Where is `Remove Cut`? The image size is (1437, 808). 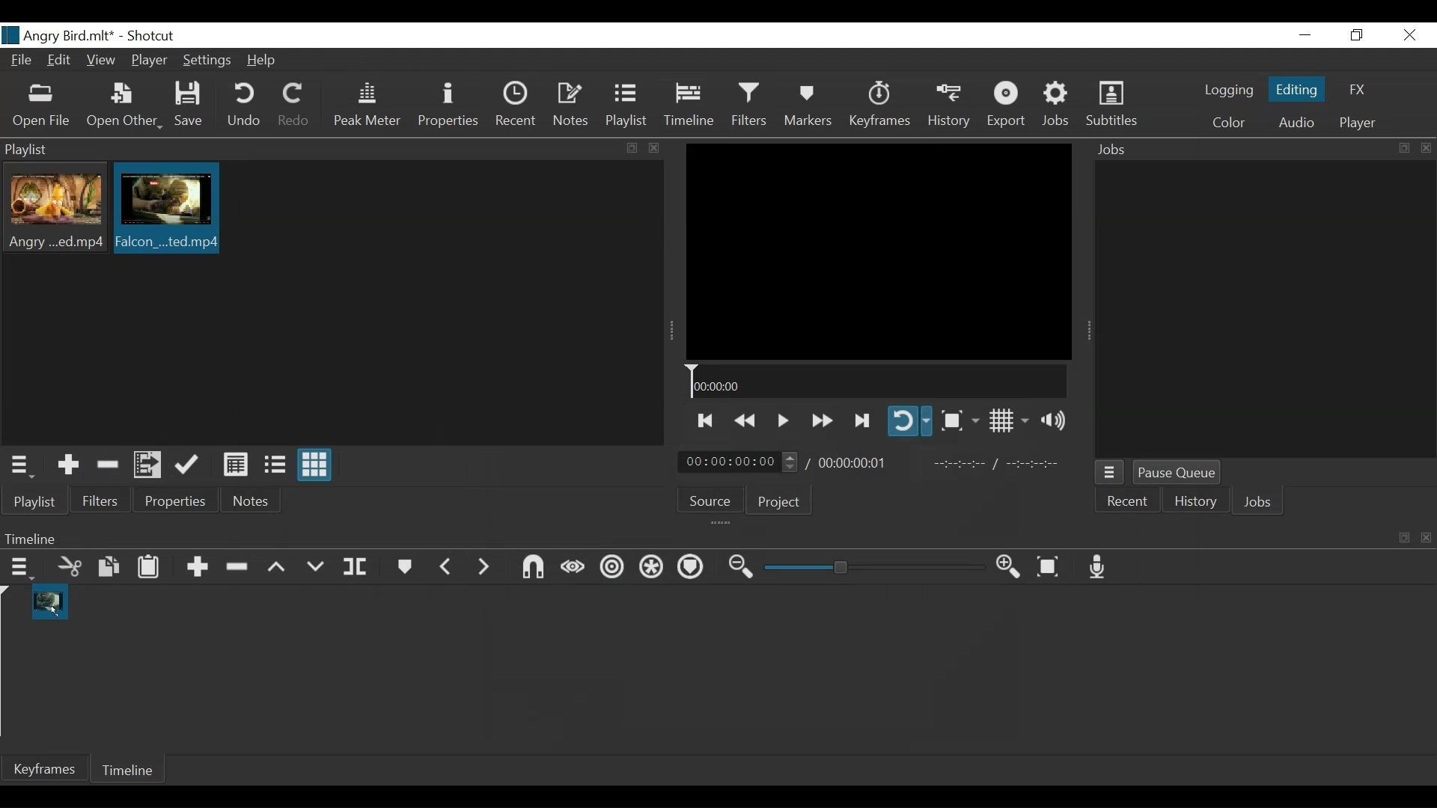
Remove Cut is located at coordinates (109, 465).